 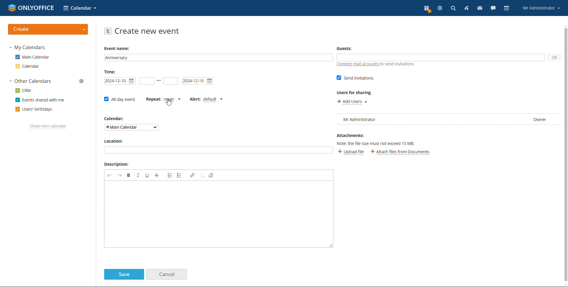 What do you see at coordinates (30, 48) in the screenshot?
I see `my calendar` at bounding box center [30, 48].